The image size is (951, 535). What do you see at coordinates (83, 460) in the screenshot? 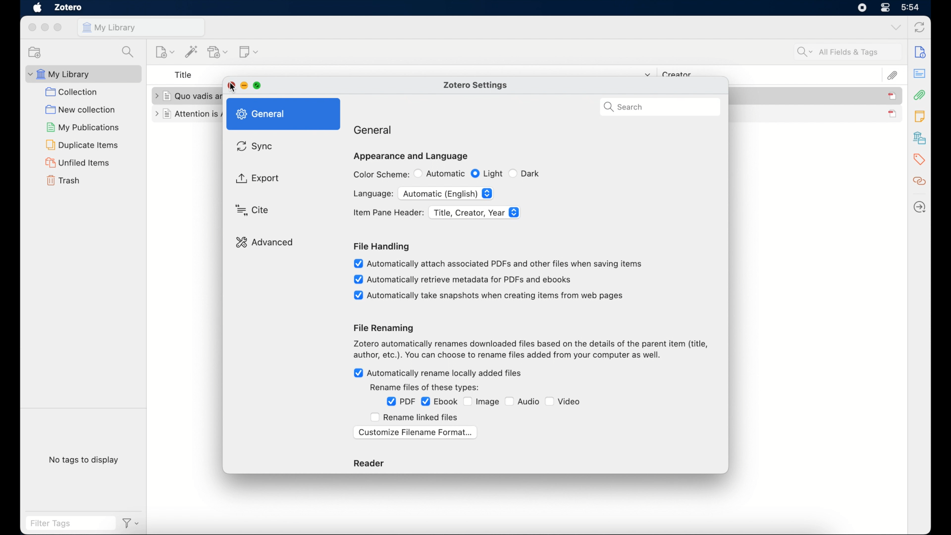
I see `no tags to display` at bounding box center [83, 460].